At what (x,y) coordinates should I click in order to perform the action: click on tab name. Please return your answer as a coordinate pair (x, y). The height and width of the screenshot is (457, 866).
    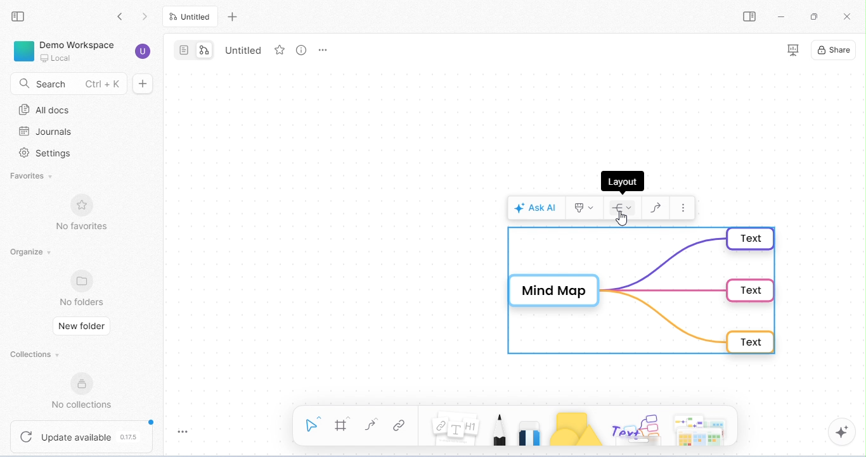
    Looking at the image, I should click on (244, 49).